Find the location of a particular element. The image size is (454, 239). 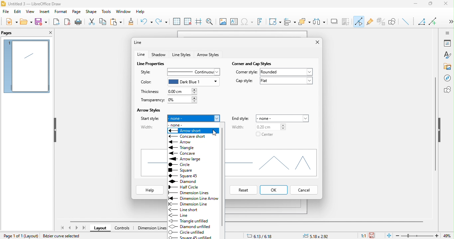

width is located at coordinates (148, 127).